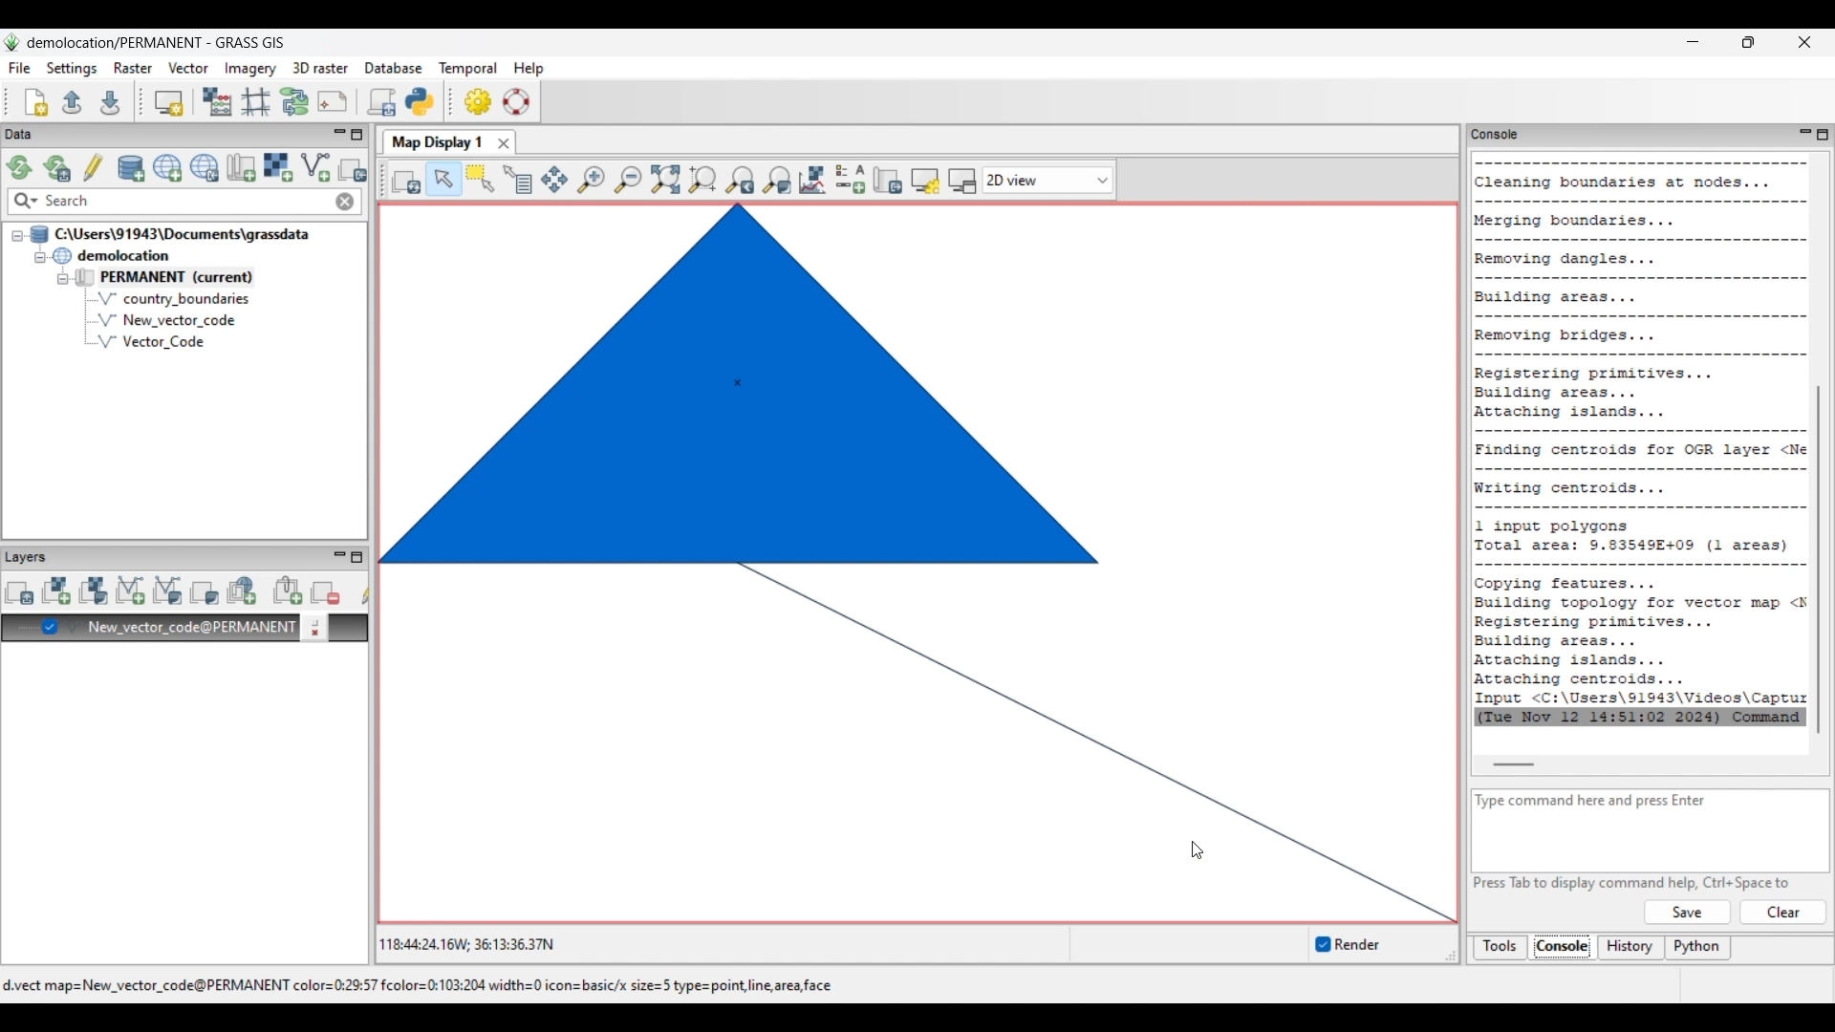  Describe the element at coordinates (57, 168) in the screenshot. I see `Reload current GRASS mapset only` at that location.